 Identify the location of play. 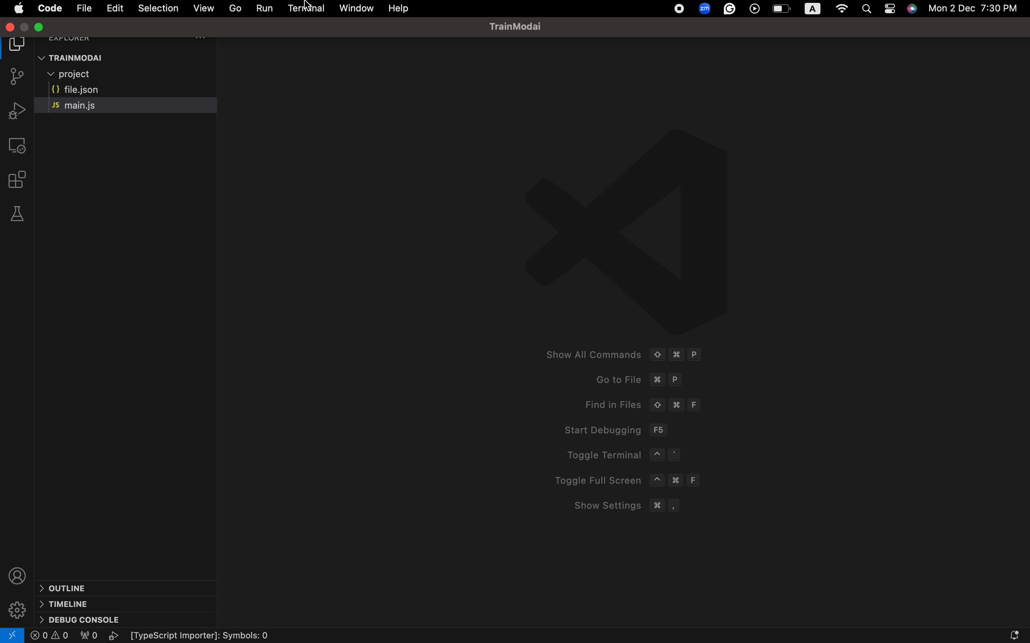
(756, 9).